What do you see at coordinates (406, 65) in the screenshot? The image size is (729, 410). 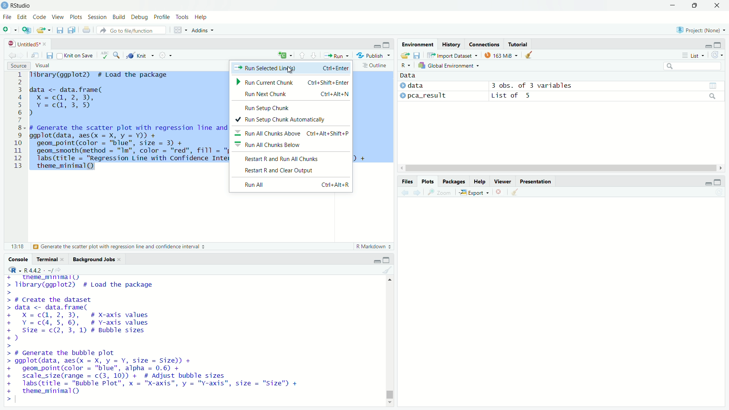 I see `R` at bounding box center [406, 65].